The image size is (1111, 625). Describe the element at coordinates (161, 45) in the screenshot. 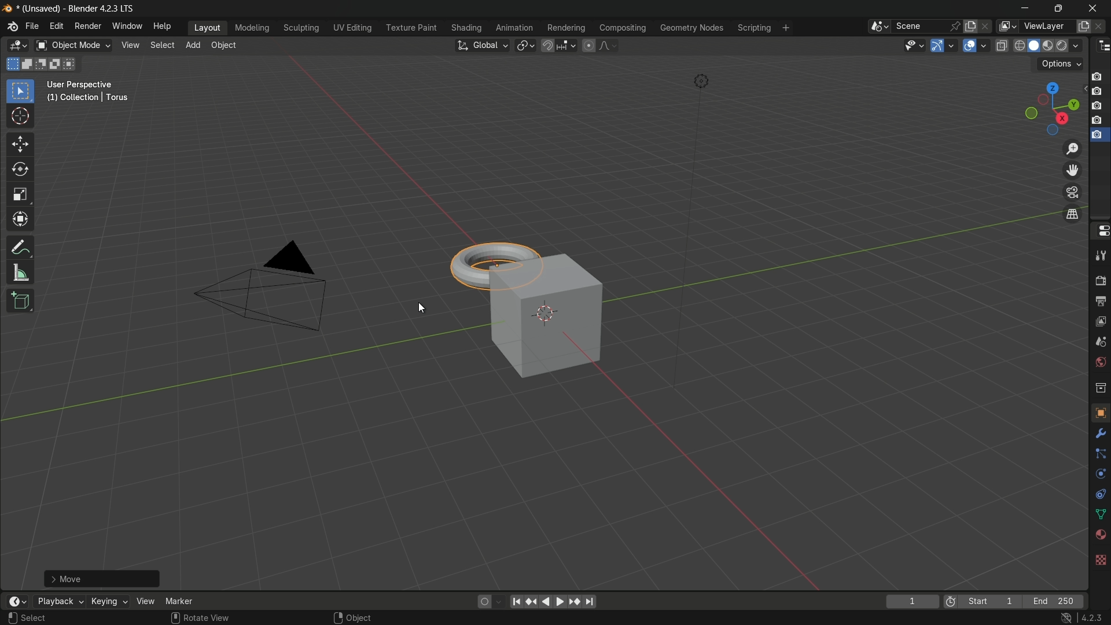

I see `select` at that location.